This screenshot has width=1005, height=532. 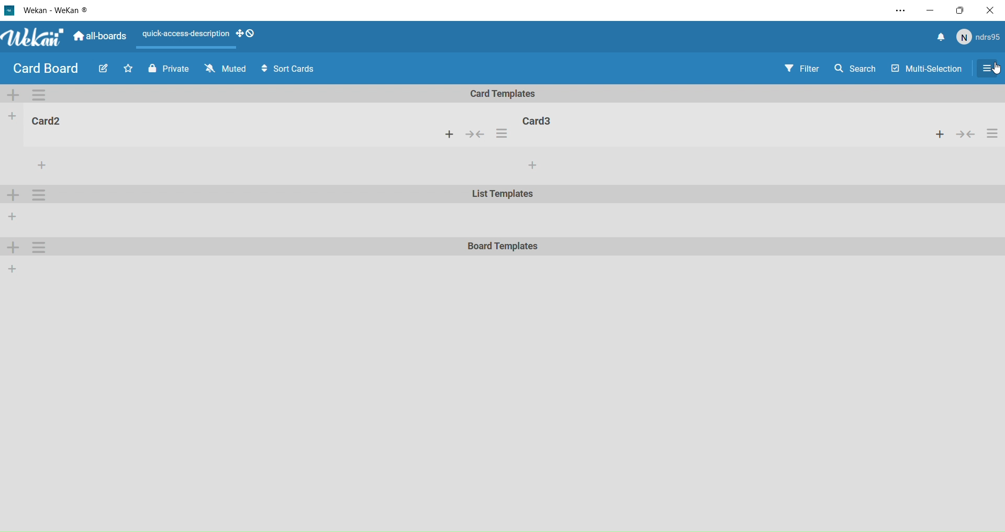 What do you see at coordinates (896, 11) in the screenshot?
I see `Settings and more` at bounding box center [896, 11].